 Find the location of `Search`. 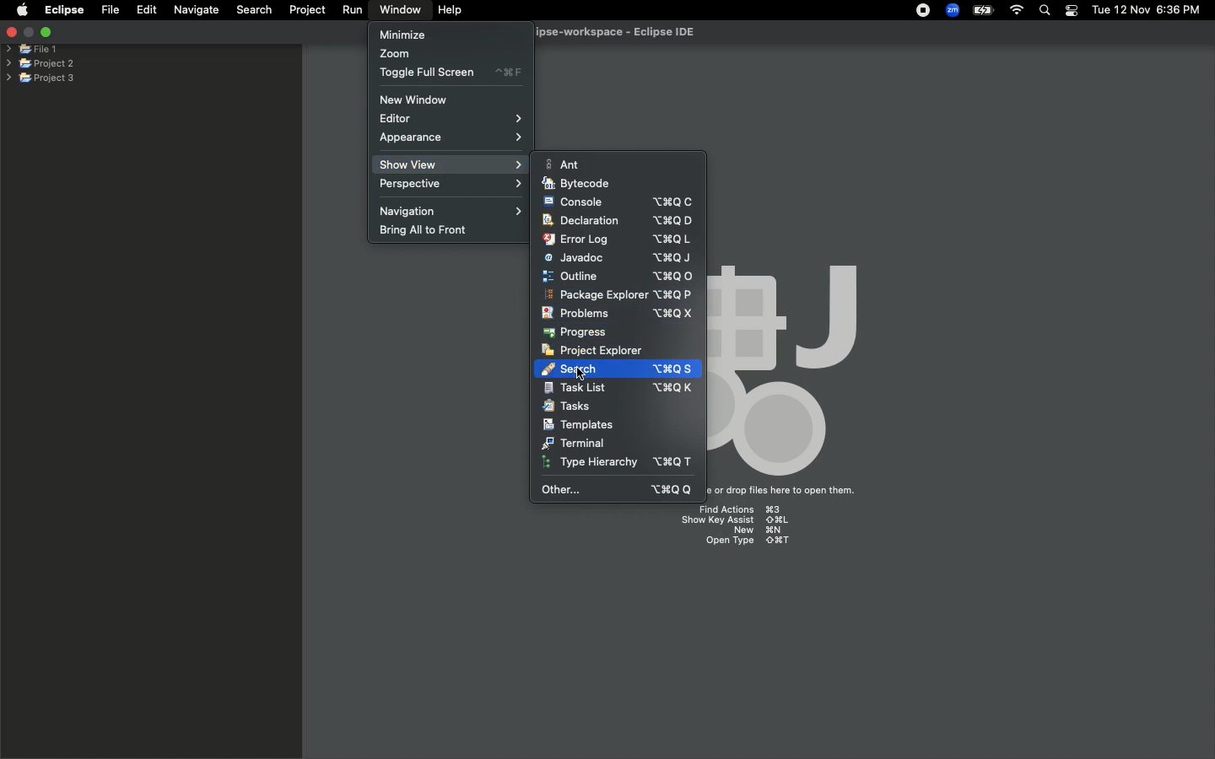

Search is located at coordinates (649, 367).